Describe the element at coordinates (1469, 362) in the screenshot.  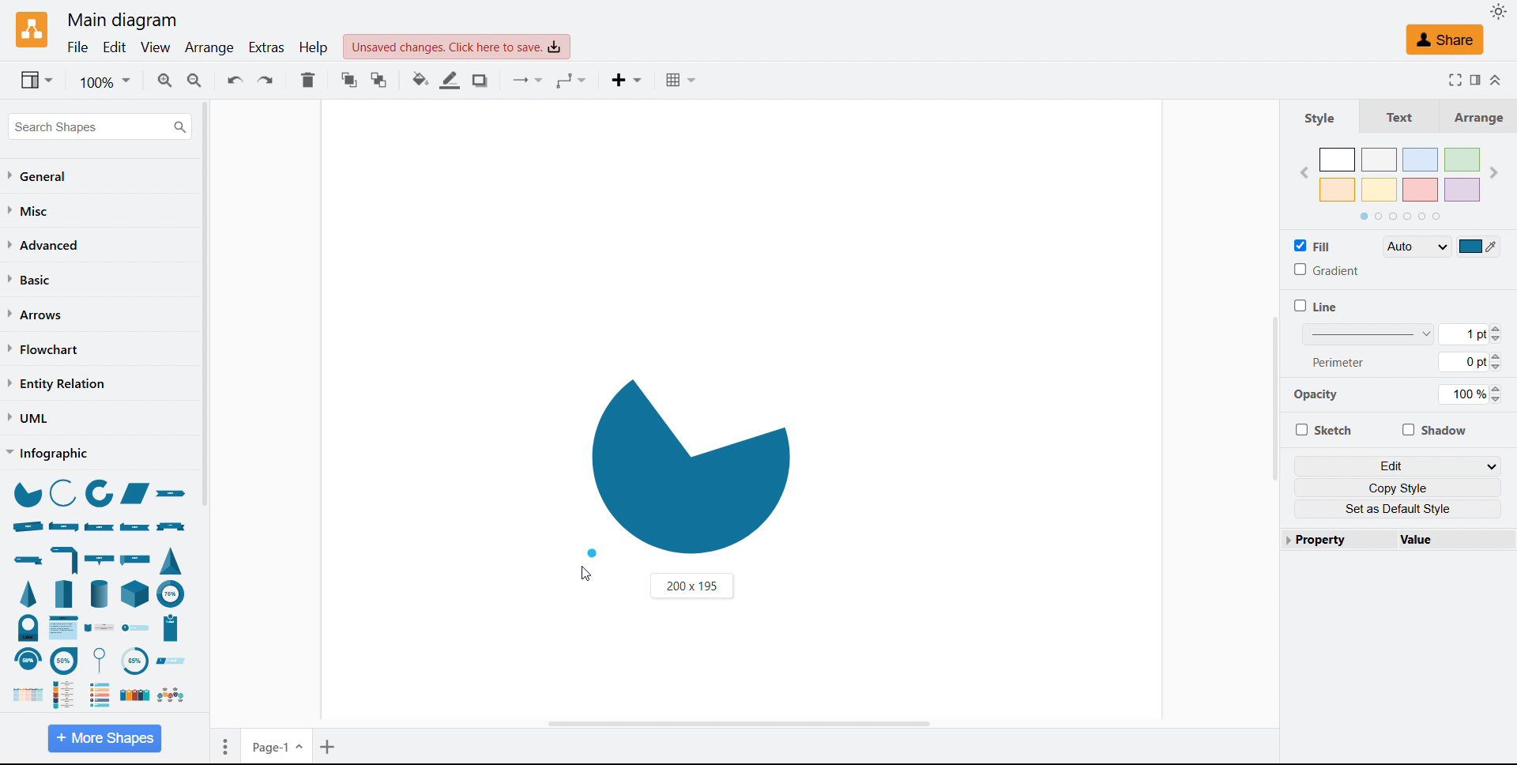
I see `Set line perimeter ` at that location.